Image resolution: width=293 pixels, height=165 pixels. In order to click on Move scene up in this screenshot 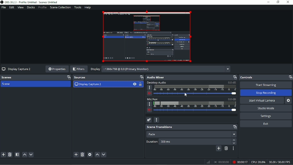, I will do `click(25, 155)`.